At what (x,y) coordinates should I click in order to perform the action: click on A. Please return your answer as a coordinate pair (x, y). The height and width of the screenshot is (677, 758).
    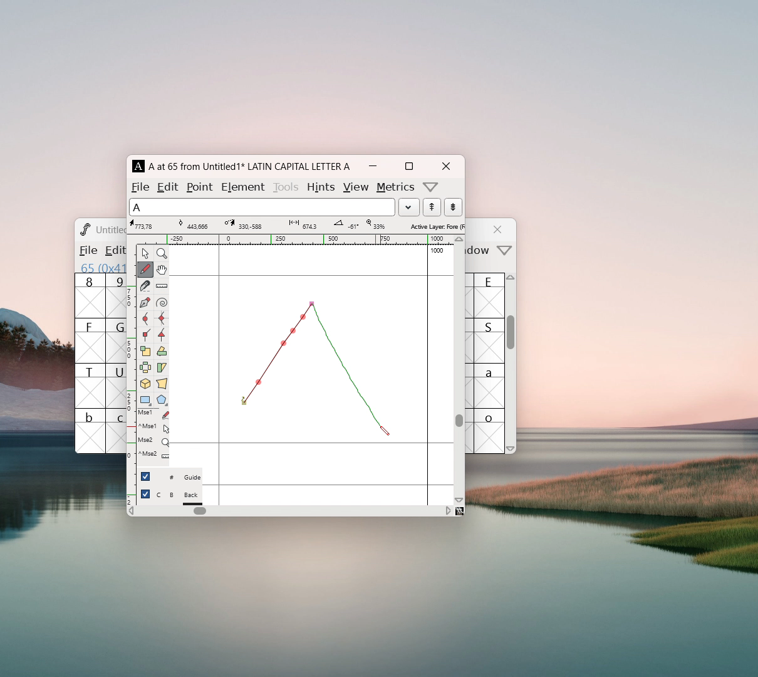
    Looking at the image, I should click on (139, 166).